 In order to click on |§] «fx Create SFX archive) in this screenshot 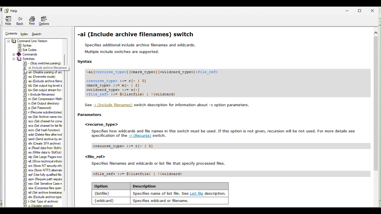, I will do `click(42, 144)`.